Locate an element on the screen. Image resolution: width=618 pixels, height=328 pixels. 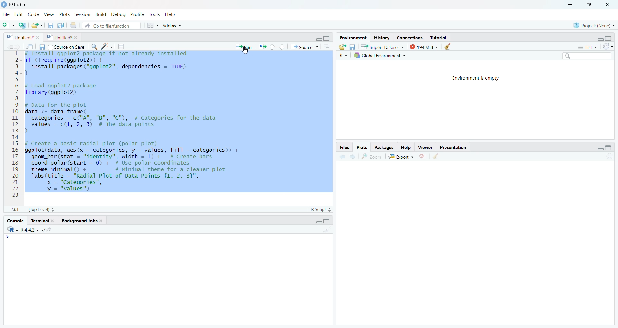
down is located at coordinates (282, 46).